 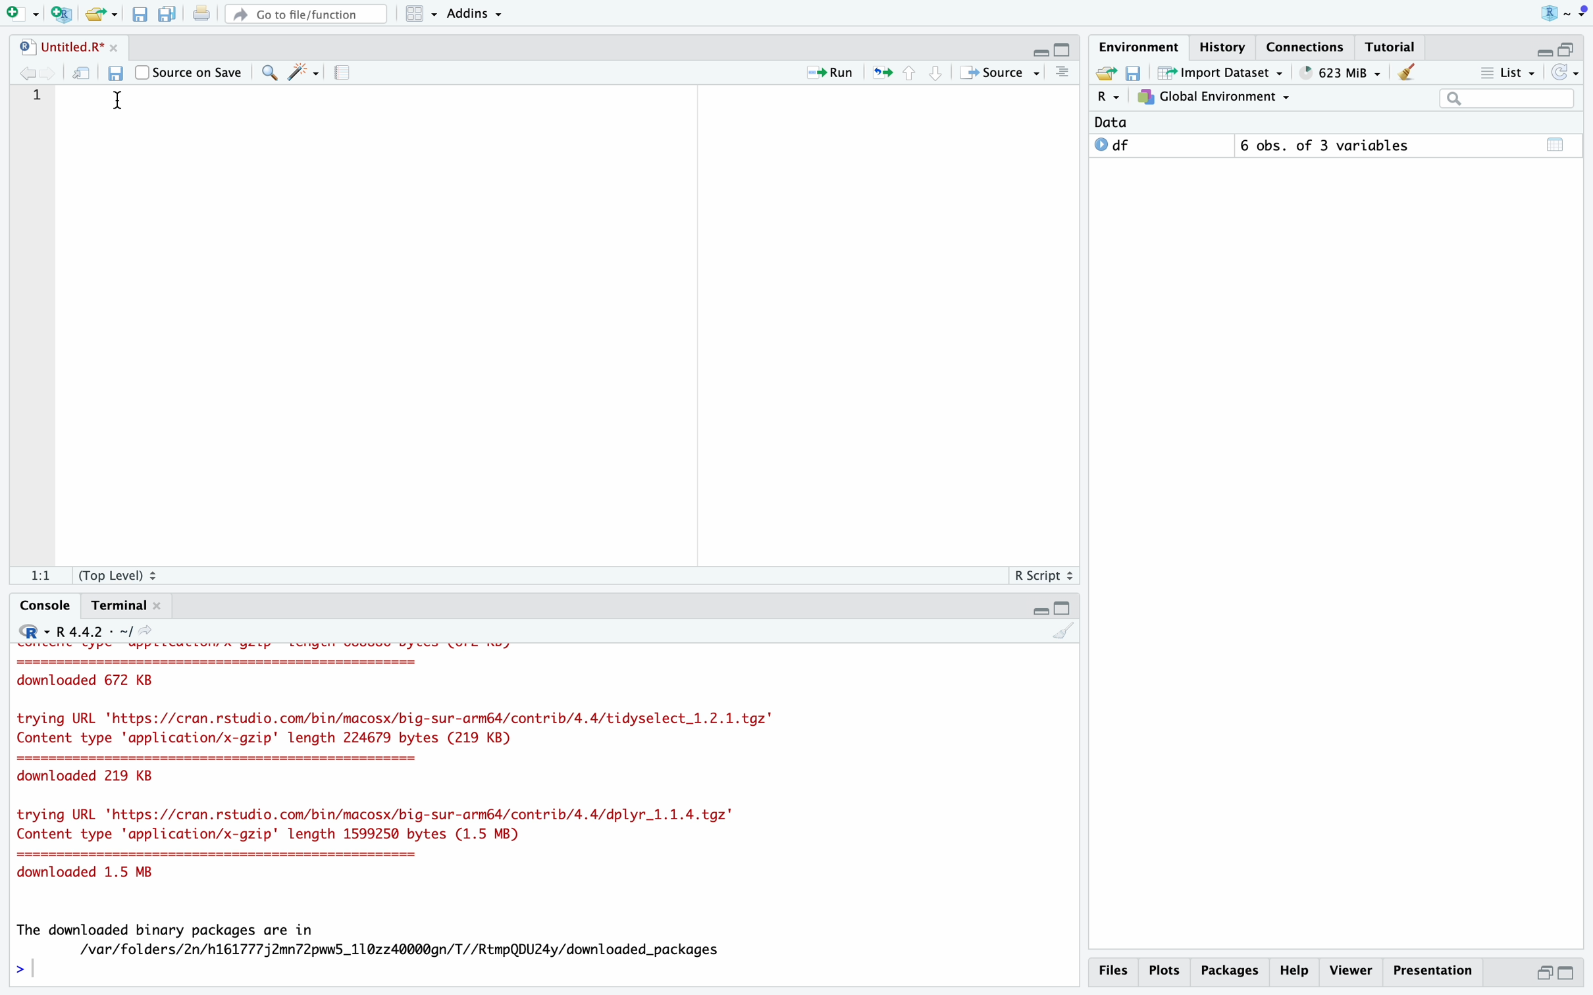 I want to click on Environment, so click(x=1139, y=46).